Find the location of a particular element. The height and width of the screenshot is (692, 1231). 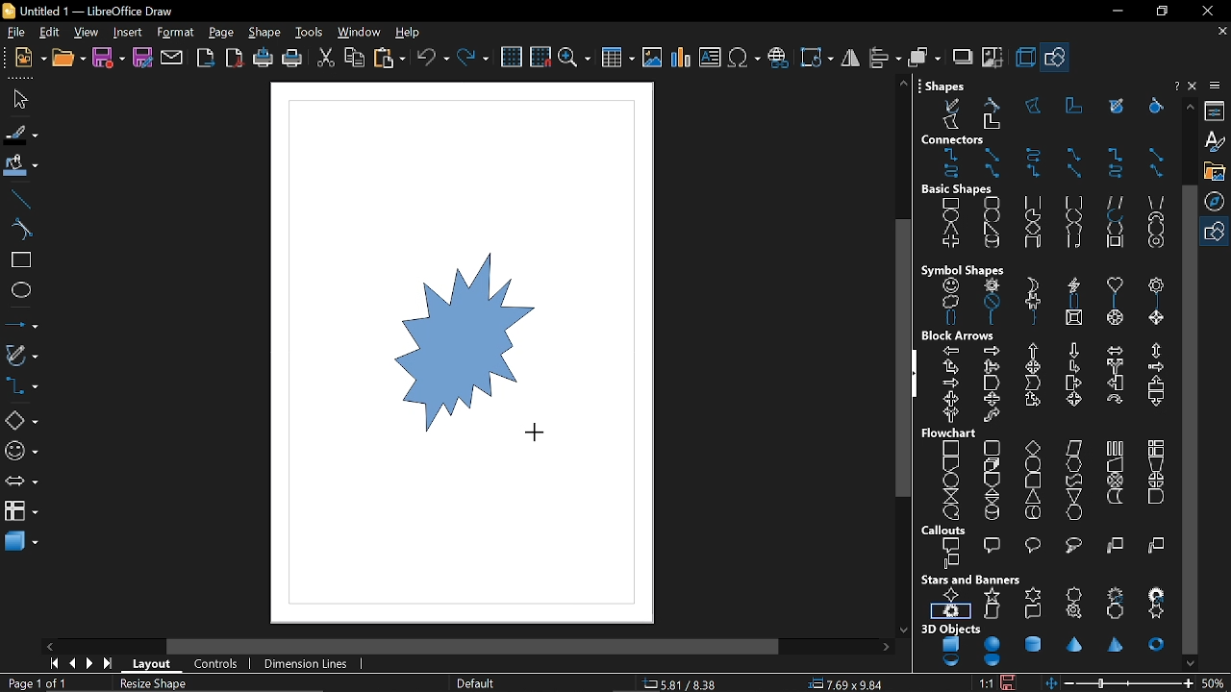

Connectors is located at coordinates (1045, 157).